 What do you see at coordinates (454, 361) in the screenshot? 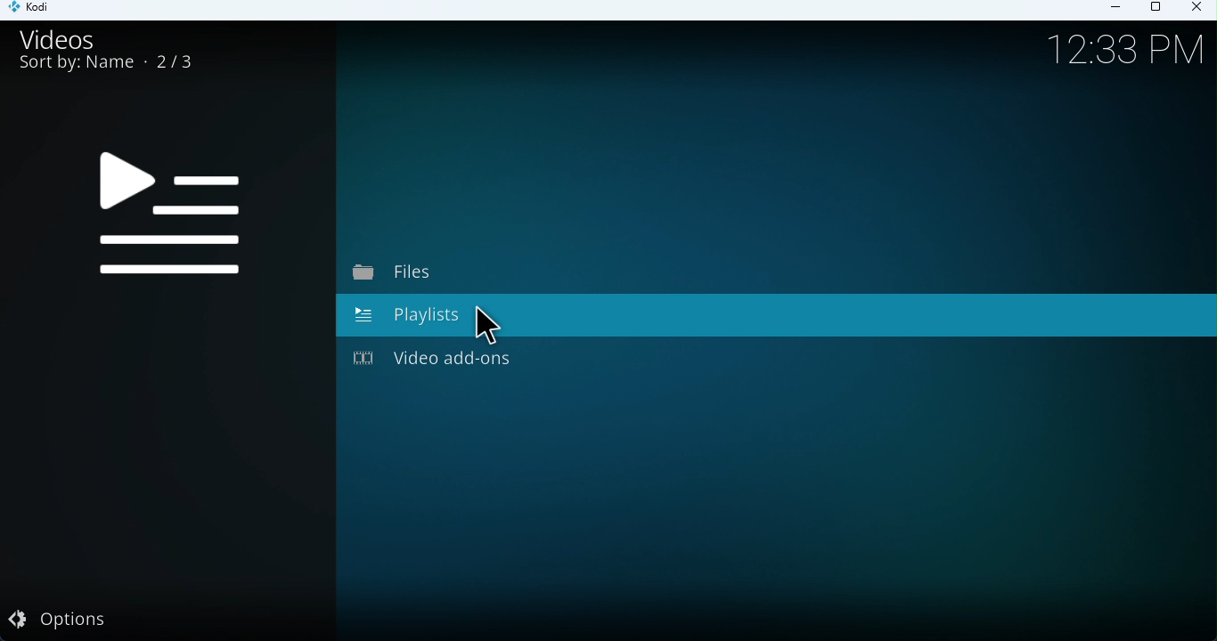
I see `Video add-ons` at bounding box center [454, 361].